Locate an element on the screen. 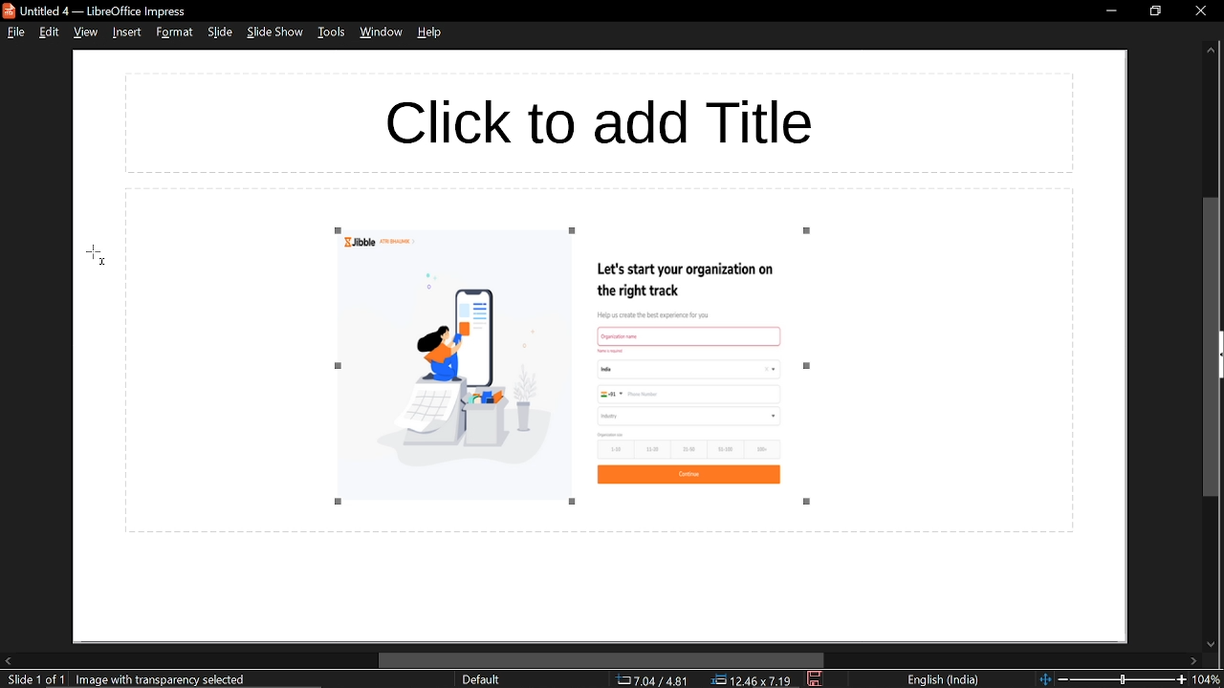  co-ordinate is located at coordinates (652, 680).